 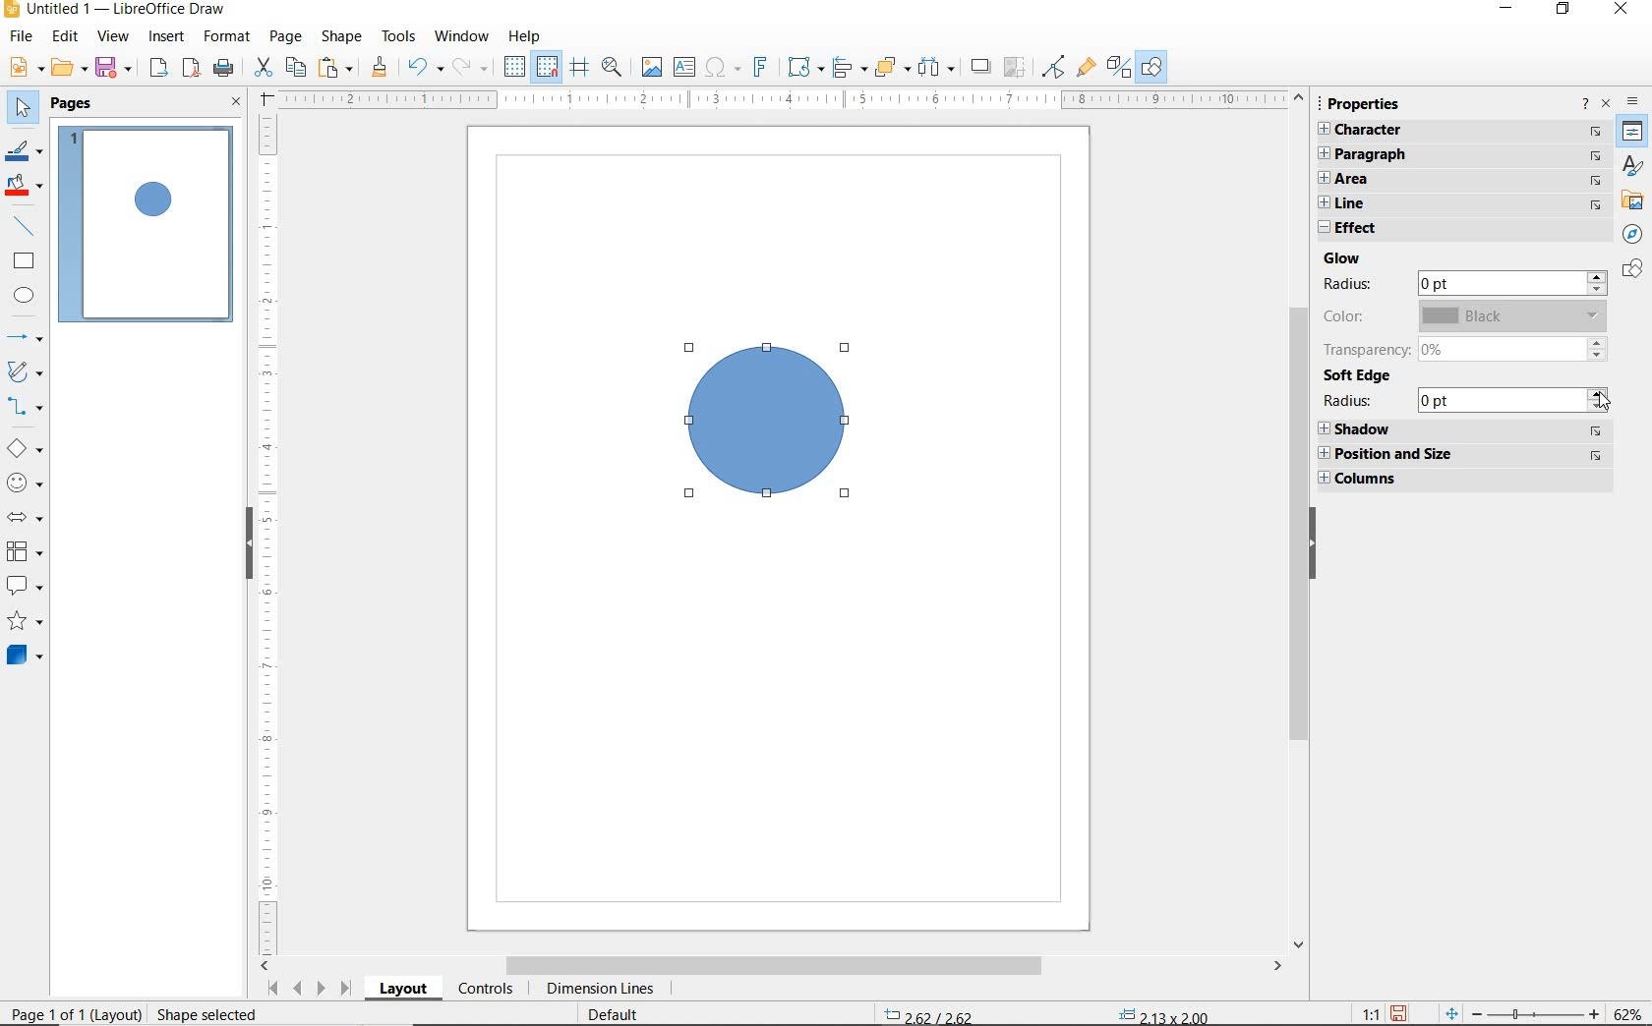 What do you see at coordinates (525, 38) in the screenshot?
I see `HELP` at bounding box center [525, 38].